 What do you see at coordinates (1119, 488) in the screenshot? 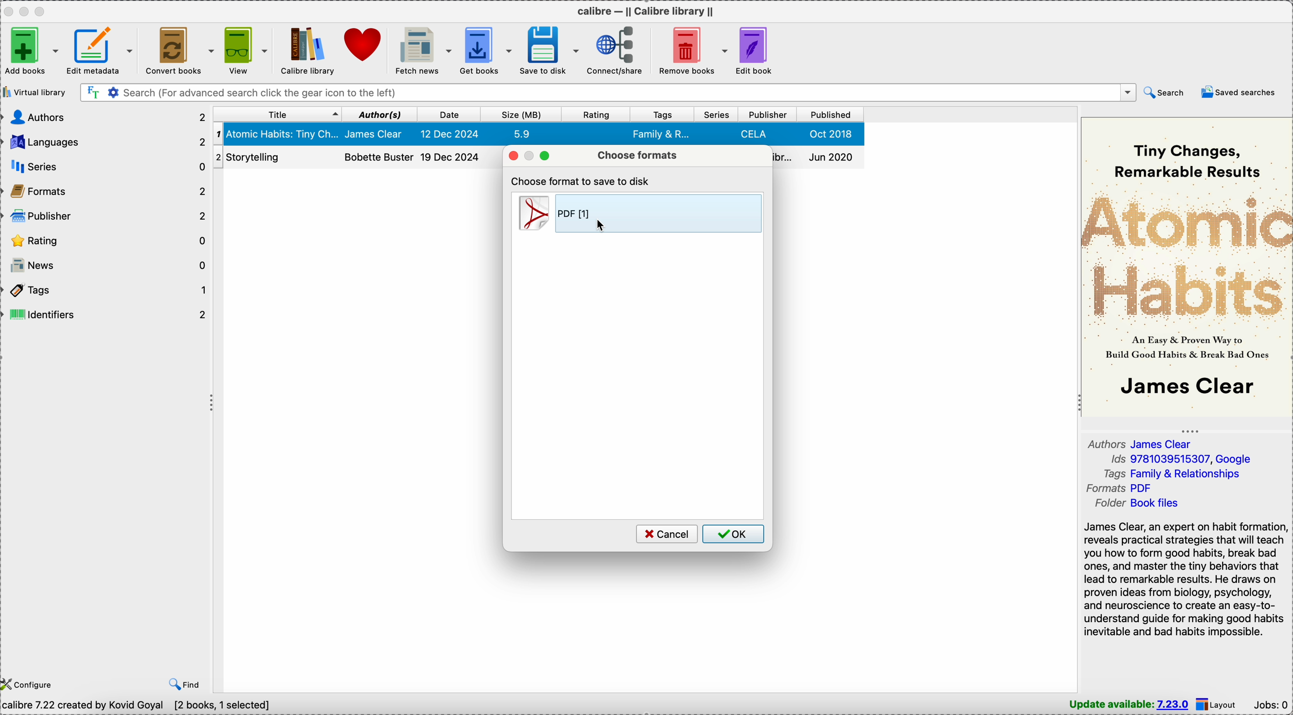
I see `formats PDF` at bounding box center [1119, 488].